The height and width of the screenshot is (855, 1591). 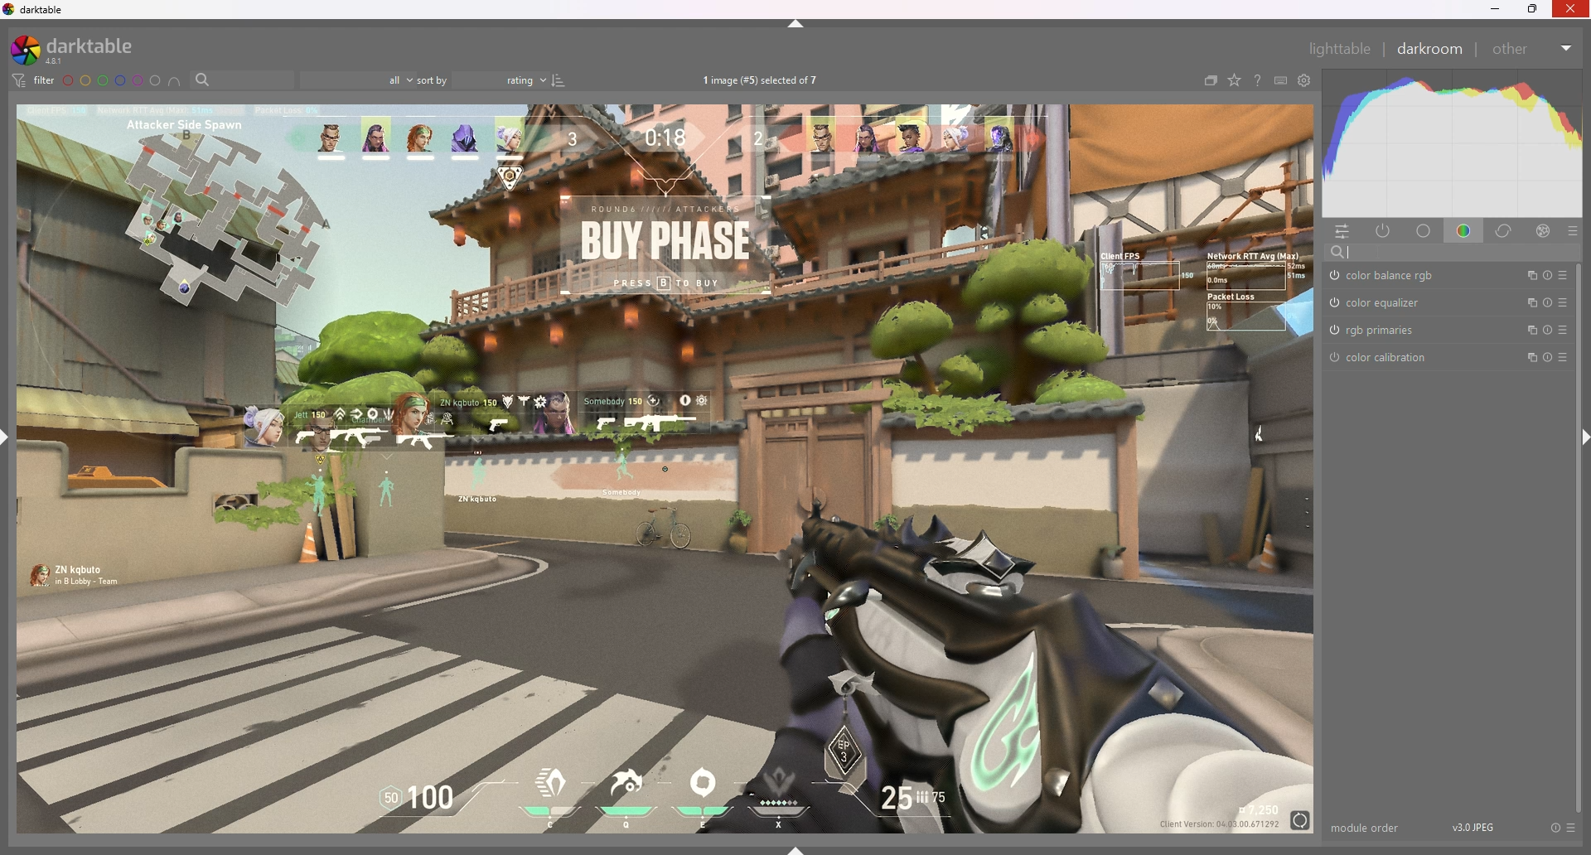 I want to click on multiple instances action, so click(x=1526, y=303).